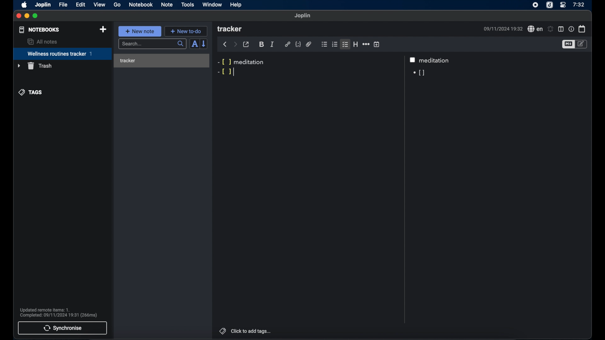 The image size is (605, 340). Describe the element at coordinates (413, 59) in the screenshot. I see `checkbox` at that location.